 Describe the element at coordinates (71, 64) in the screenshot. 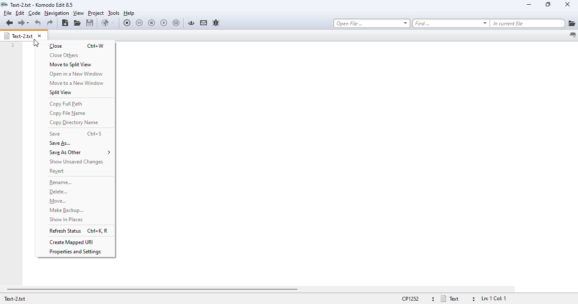

I see `move to split view` at that location.